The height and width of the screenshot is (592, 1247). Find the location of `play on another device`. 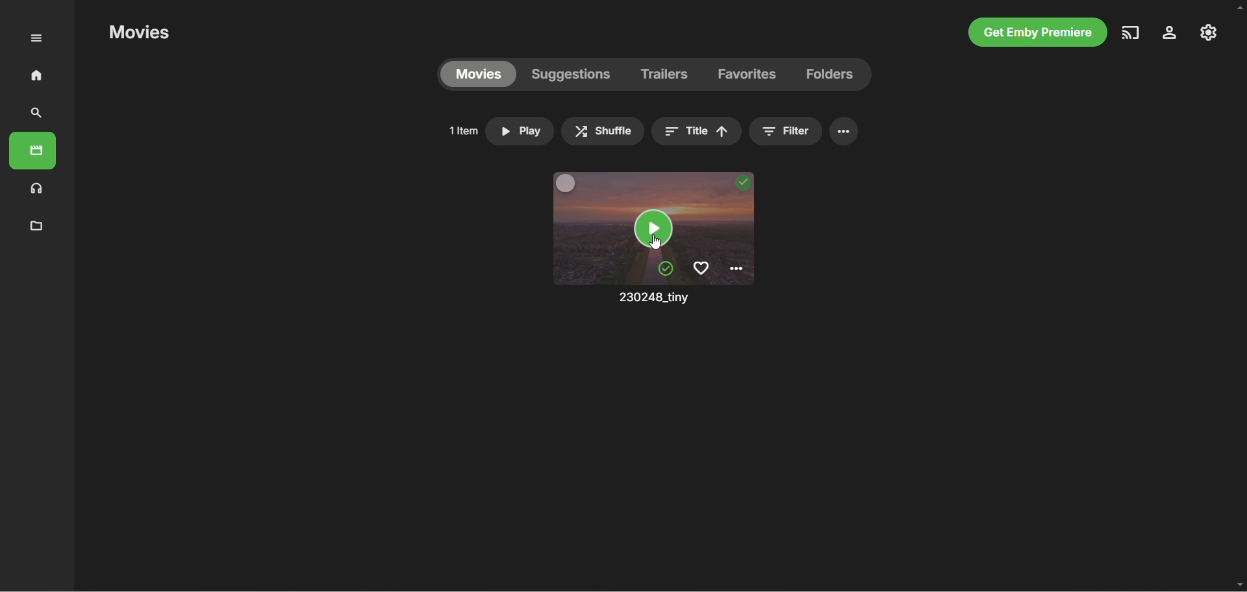

play on another device is located at coordinates (1133, 32).